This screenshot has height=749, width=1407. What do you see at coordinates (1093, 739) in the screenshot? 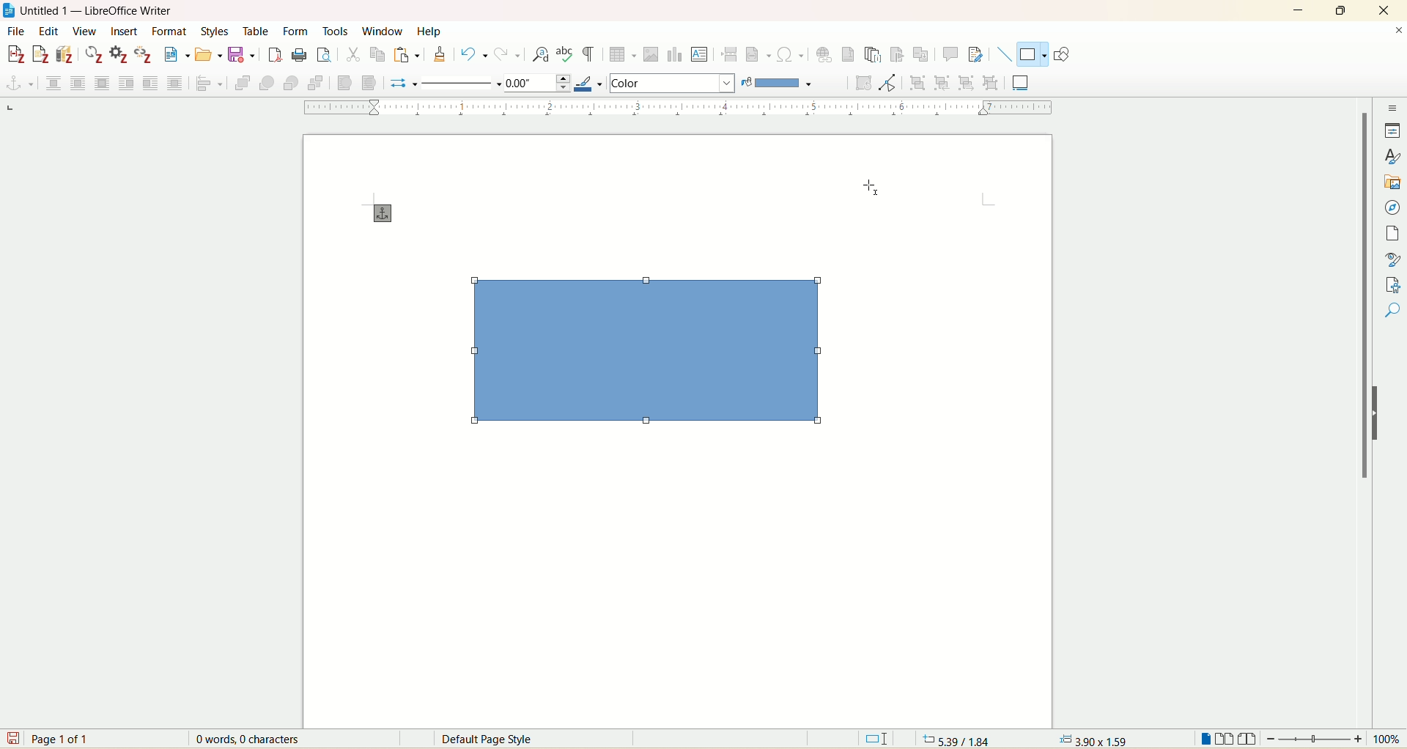
I see `3.90X1.59` at bounding box center [1093, 739].